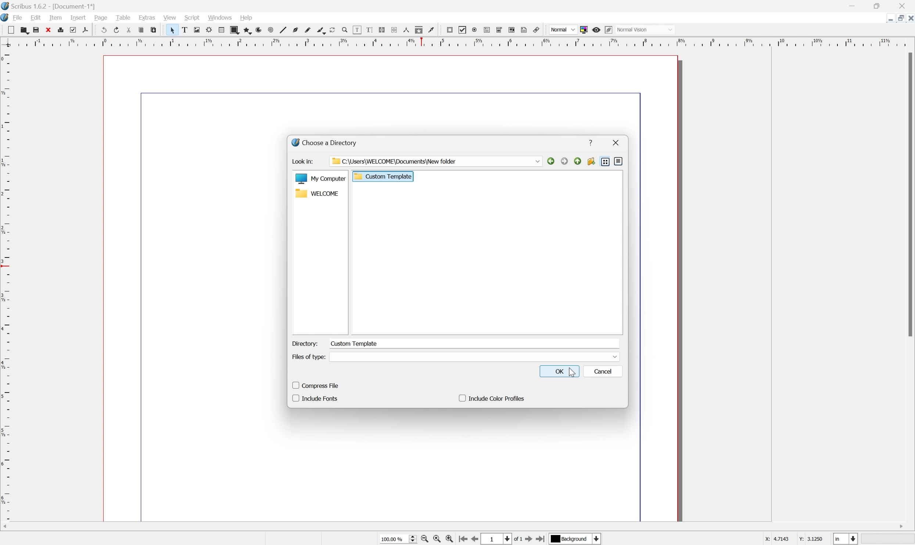 The width and height of the screenshot is (915, 545). Describe the element at coordinates (247, 29) in the screenshot. I see `polygon` at that location.